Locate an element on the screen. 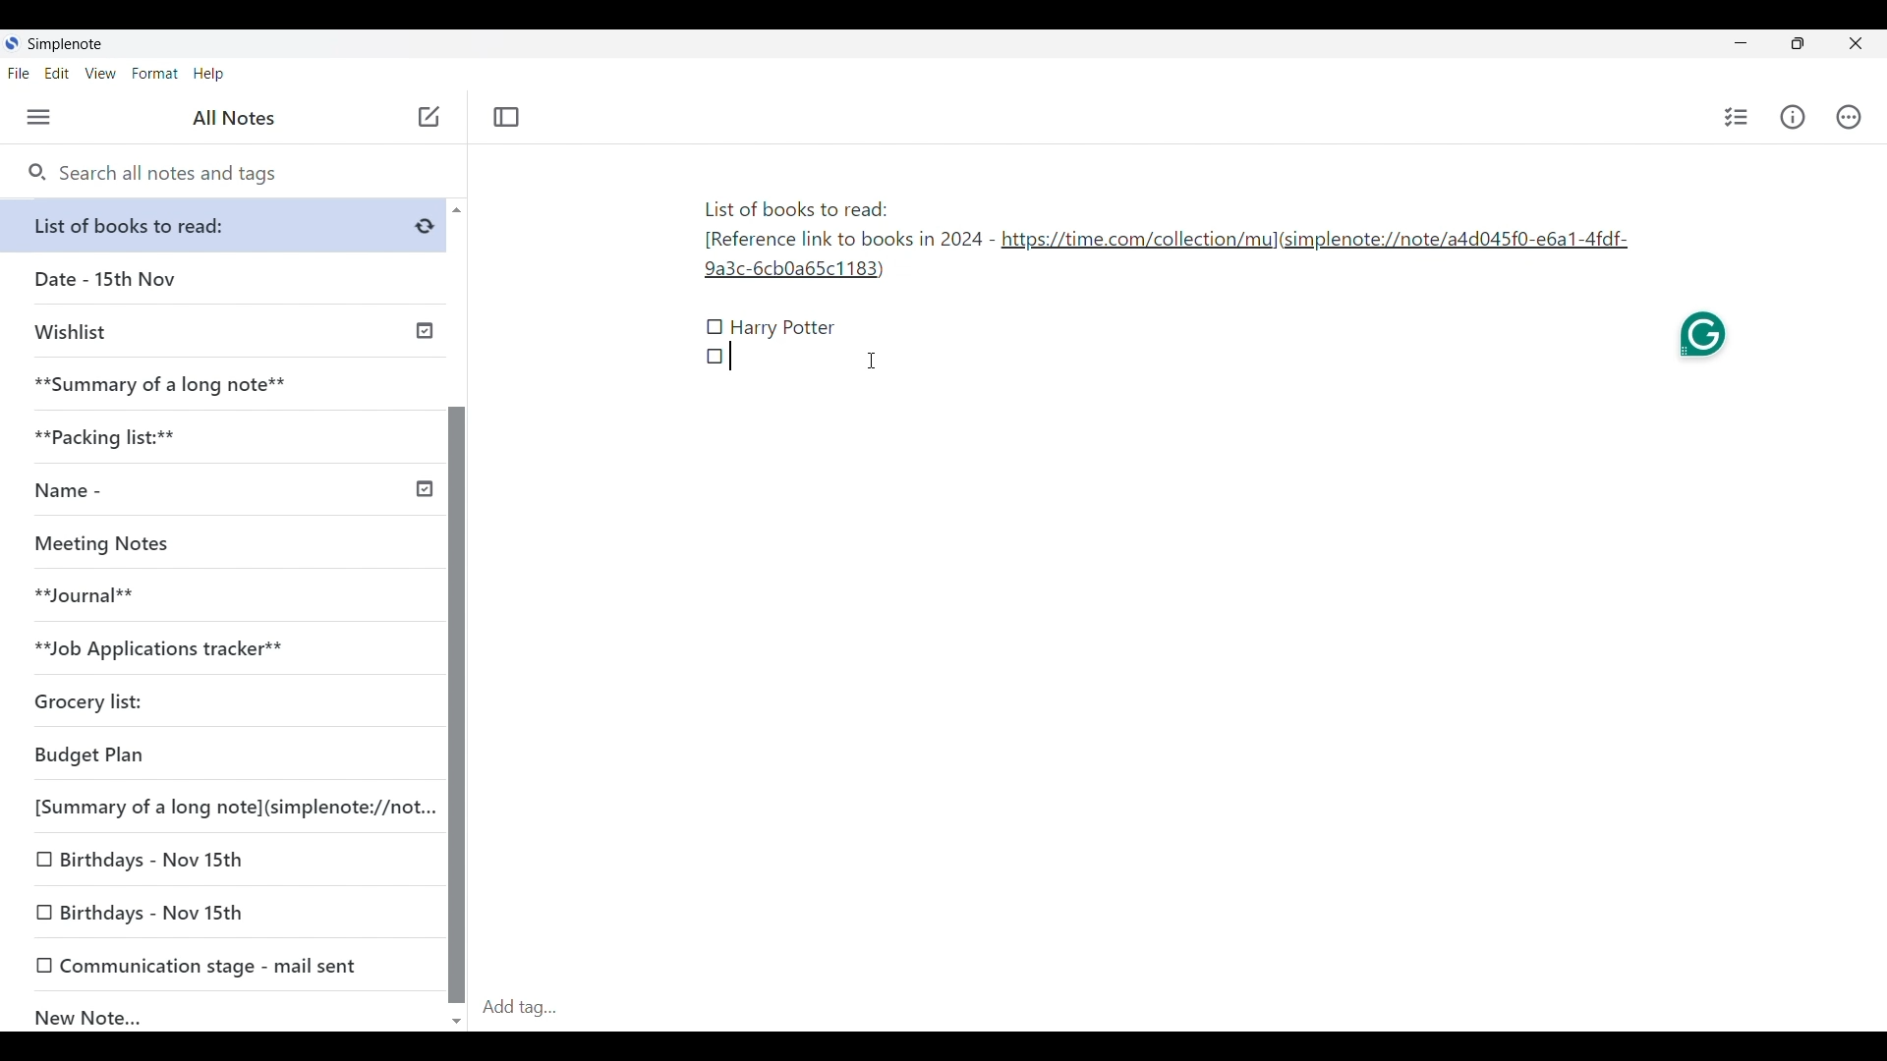  **Job Applications tracker** is located at coordinates (216, 649).